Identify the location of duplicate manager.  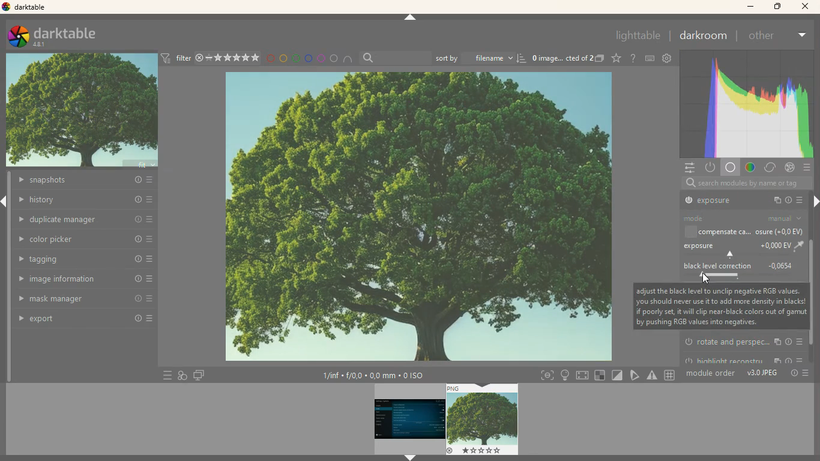
(82, 218).